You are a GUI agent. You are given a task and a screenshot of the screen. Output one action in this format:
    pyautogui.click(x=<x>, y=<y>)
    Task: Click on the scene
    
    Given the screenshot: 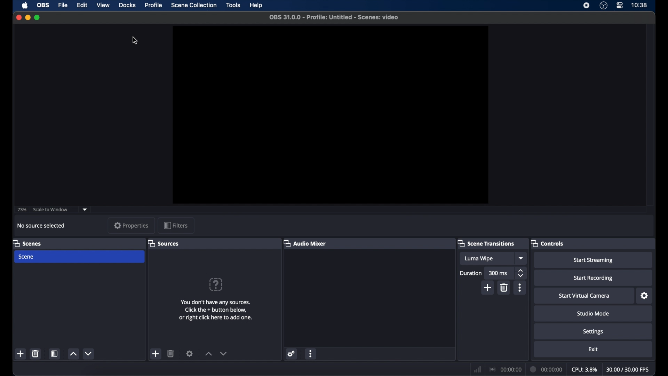 What is the action you would take?
    pyautogui.click(x=27, y=257)
    